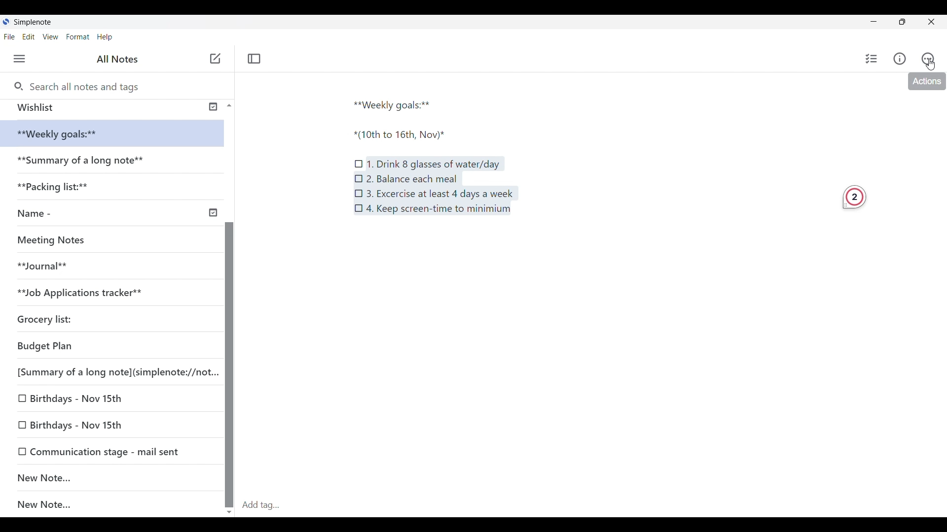  Describe the element at coordinates (83, 162) in the screenshot. I see `**Summary of a long note**` at that location.